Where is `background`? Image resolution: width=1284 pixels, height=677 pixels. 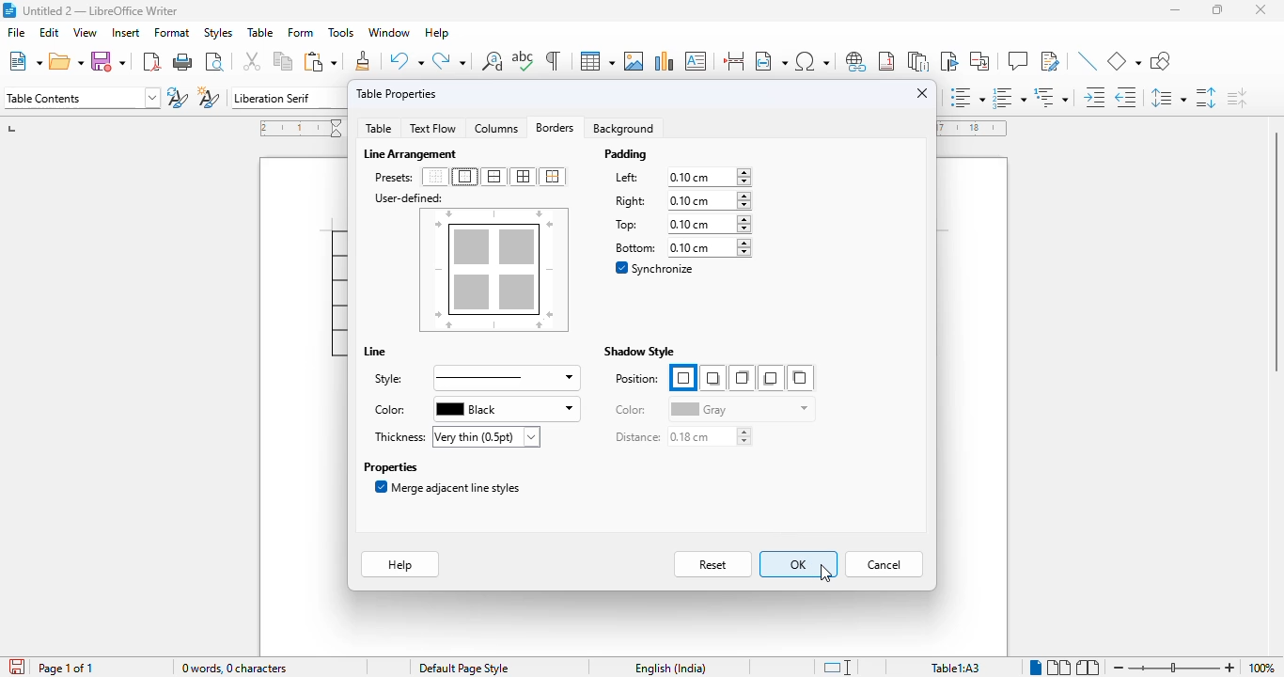
background is located at coordinates (626, 128).